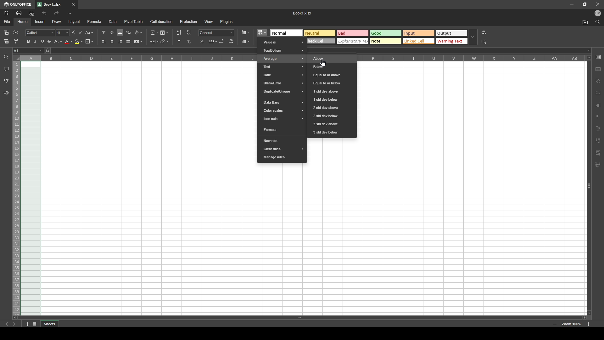 The width and height of the screenshot is (604, 340). What do you see at coordinates (245, 42) in the screenshot?
I see `delete cells` at bounding box center [245, 42].